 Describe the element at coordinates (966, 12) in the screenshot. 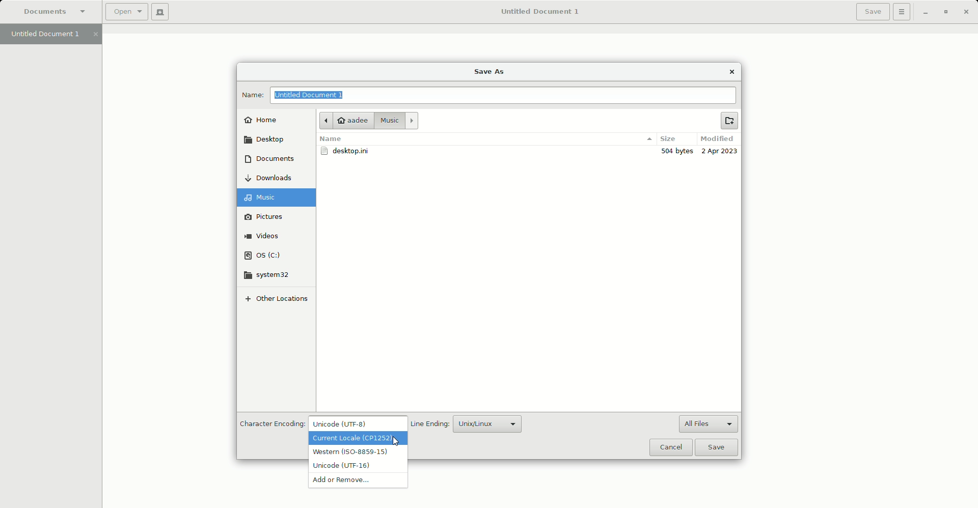

I see `Close` at that location.